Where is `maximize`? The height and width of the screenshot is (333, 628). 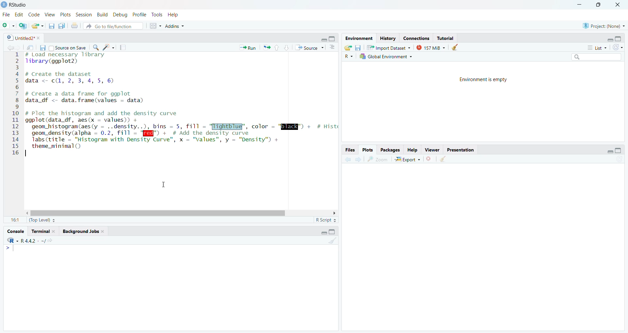 maximize is located at coordinates (599, 5).